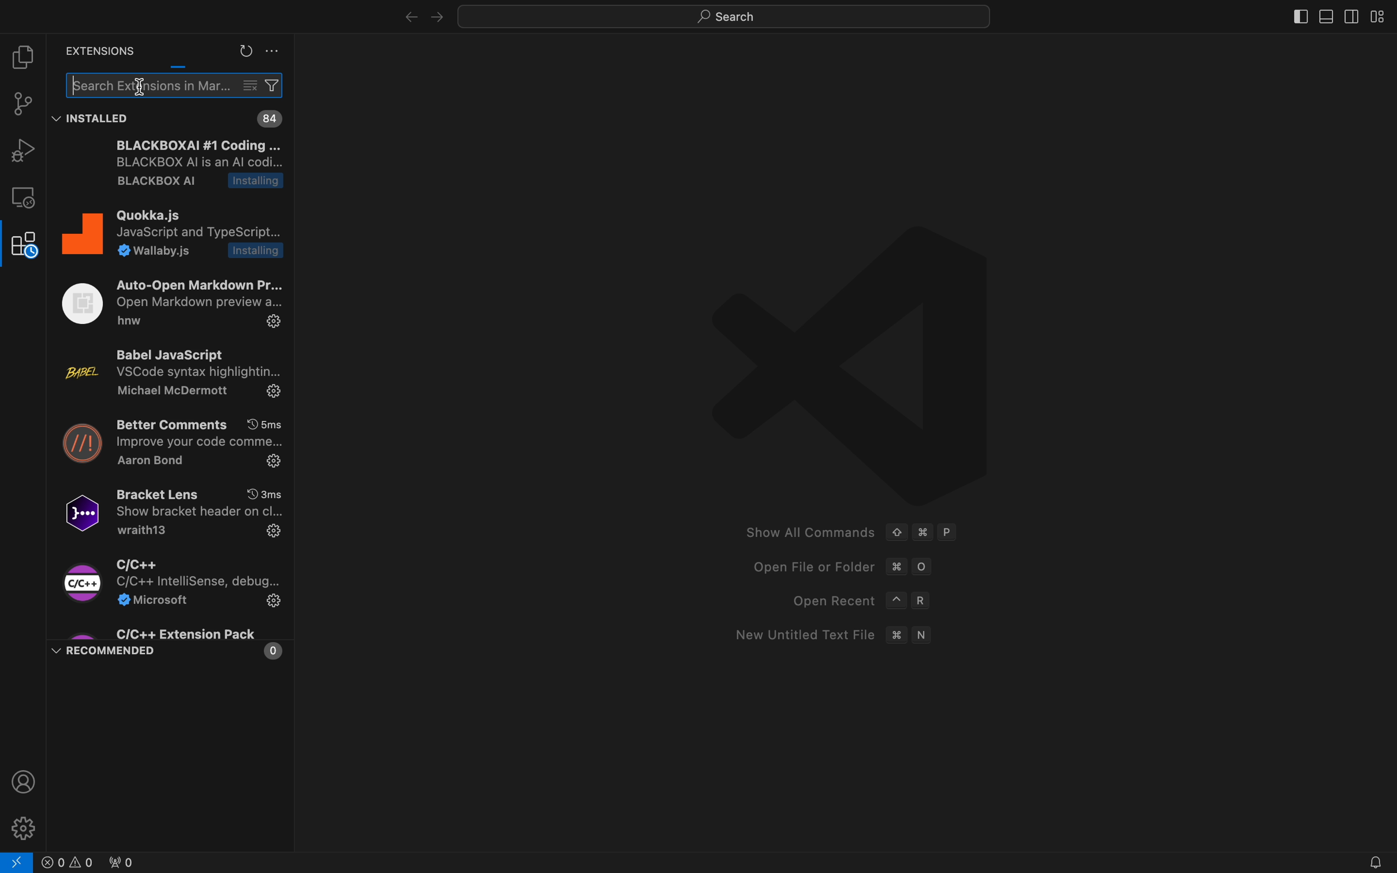  What do you see at coordinates (1355, 14) in the screenshot?
I see `toggle secondary bar` at bounding box center [1355, 14].